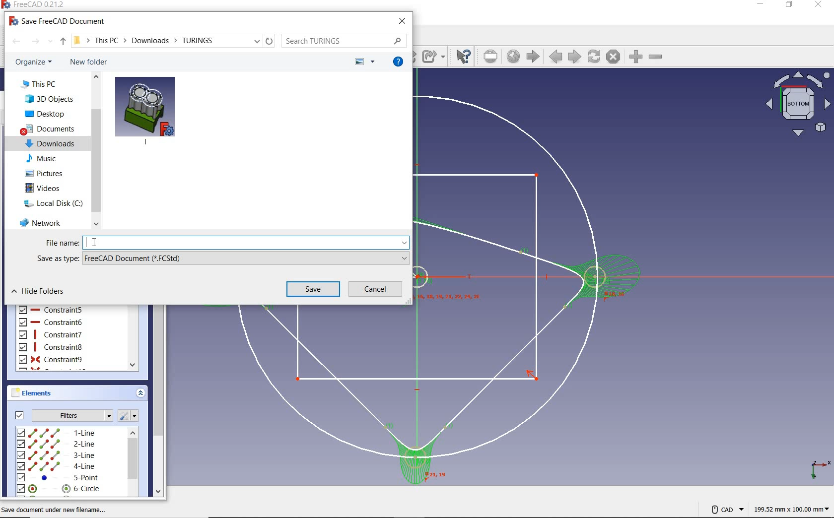 This screenshot has width=834, height=518. I want to click on save as type: FreeCAD document (*.FCStd), so click(223, 258).